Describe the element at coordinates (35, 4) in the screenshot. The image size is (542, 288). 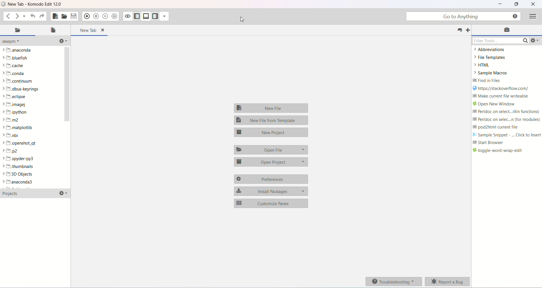
I see `title` at that location.